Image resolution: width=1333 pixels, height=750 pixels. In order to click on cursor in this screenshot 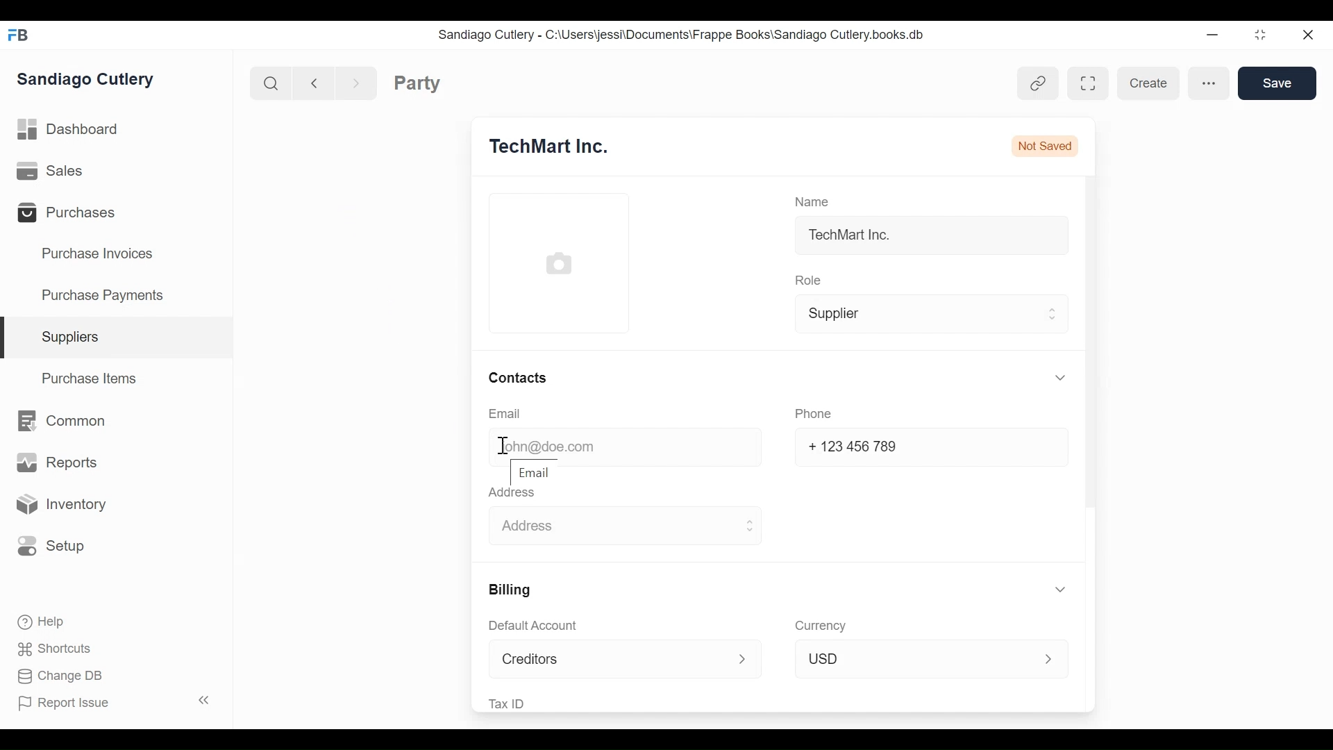, I will do `click(506, 444)`.